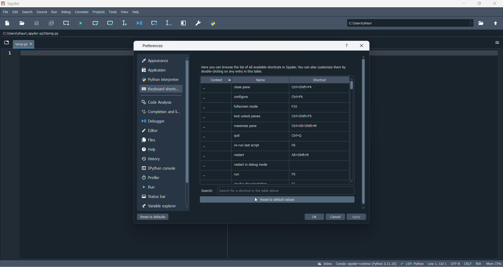 Image resolution: width=503 pixels, height=267 pixels. What do you see at coordinates (52, 24) in the screenshot?
I see `save all` at bounding box center [52, 24].